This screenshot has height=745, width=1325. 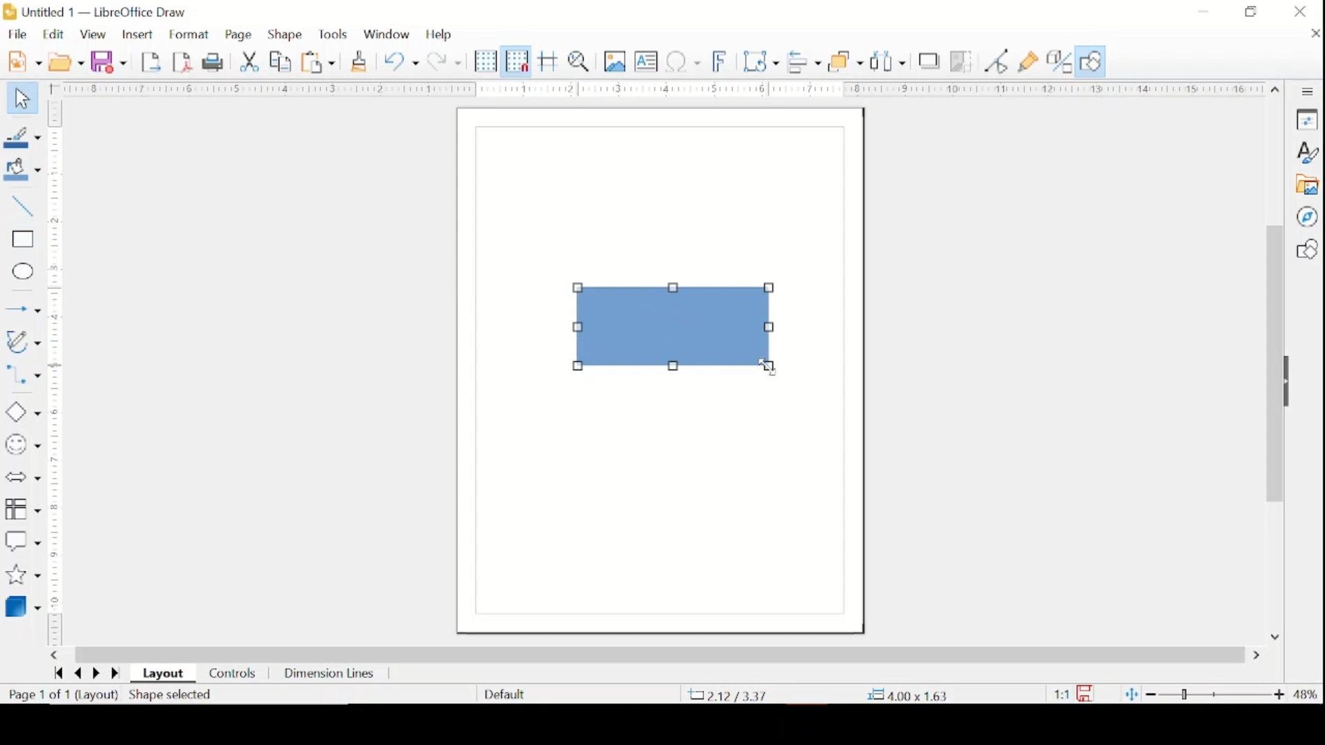 What do you see at coordinates (1217, 694) in the screenshot?
I see `zoom slider` at bounding box center [1217, 694].